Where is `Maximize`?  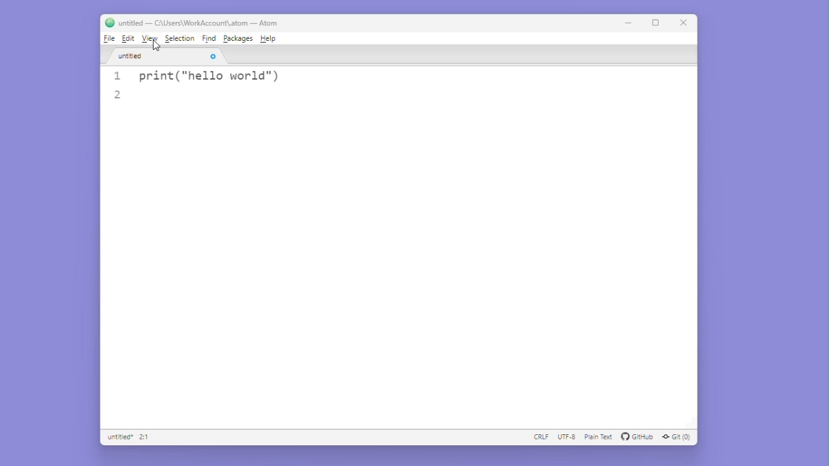 Maximize is located at coordinates (1604, 43).